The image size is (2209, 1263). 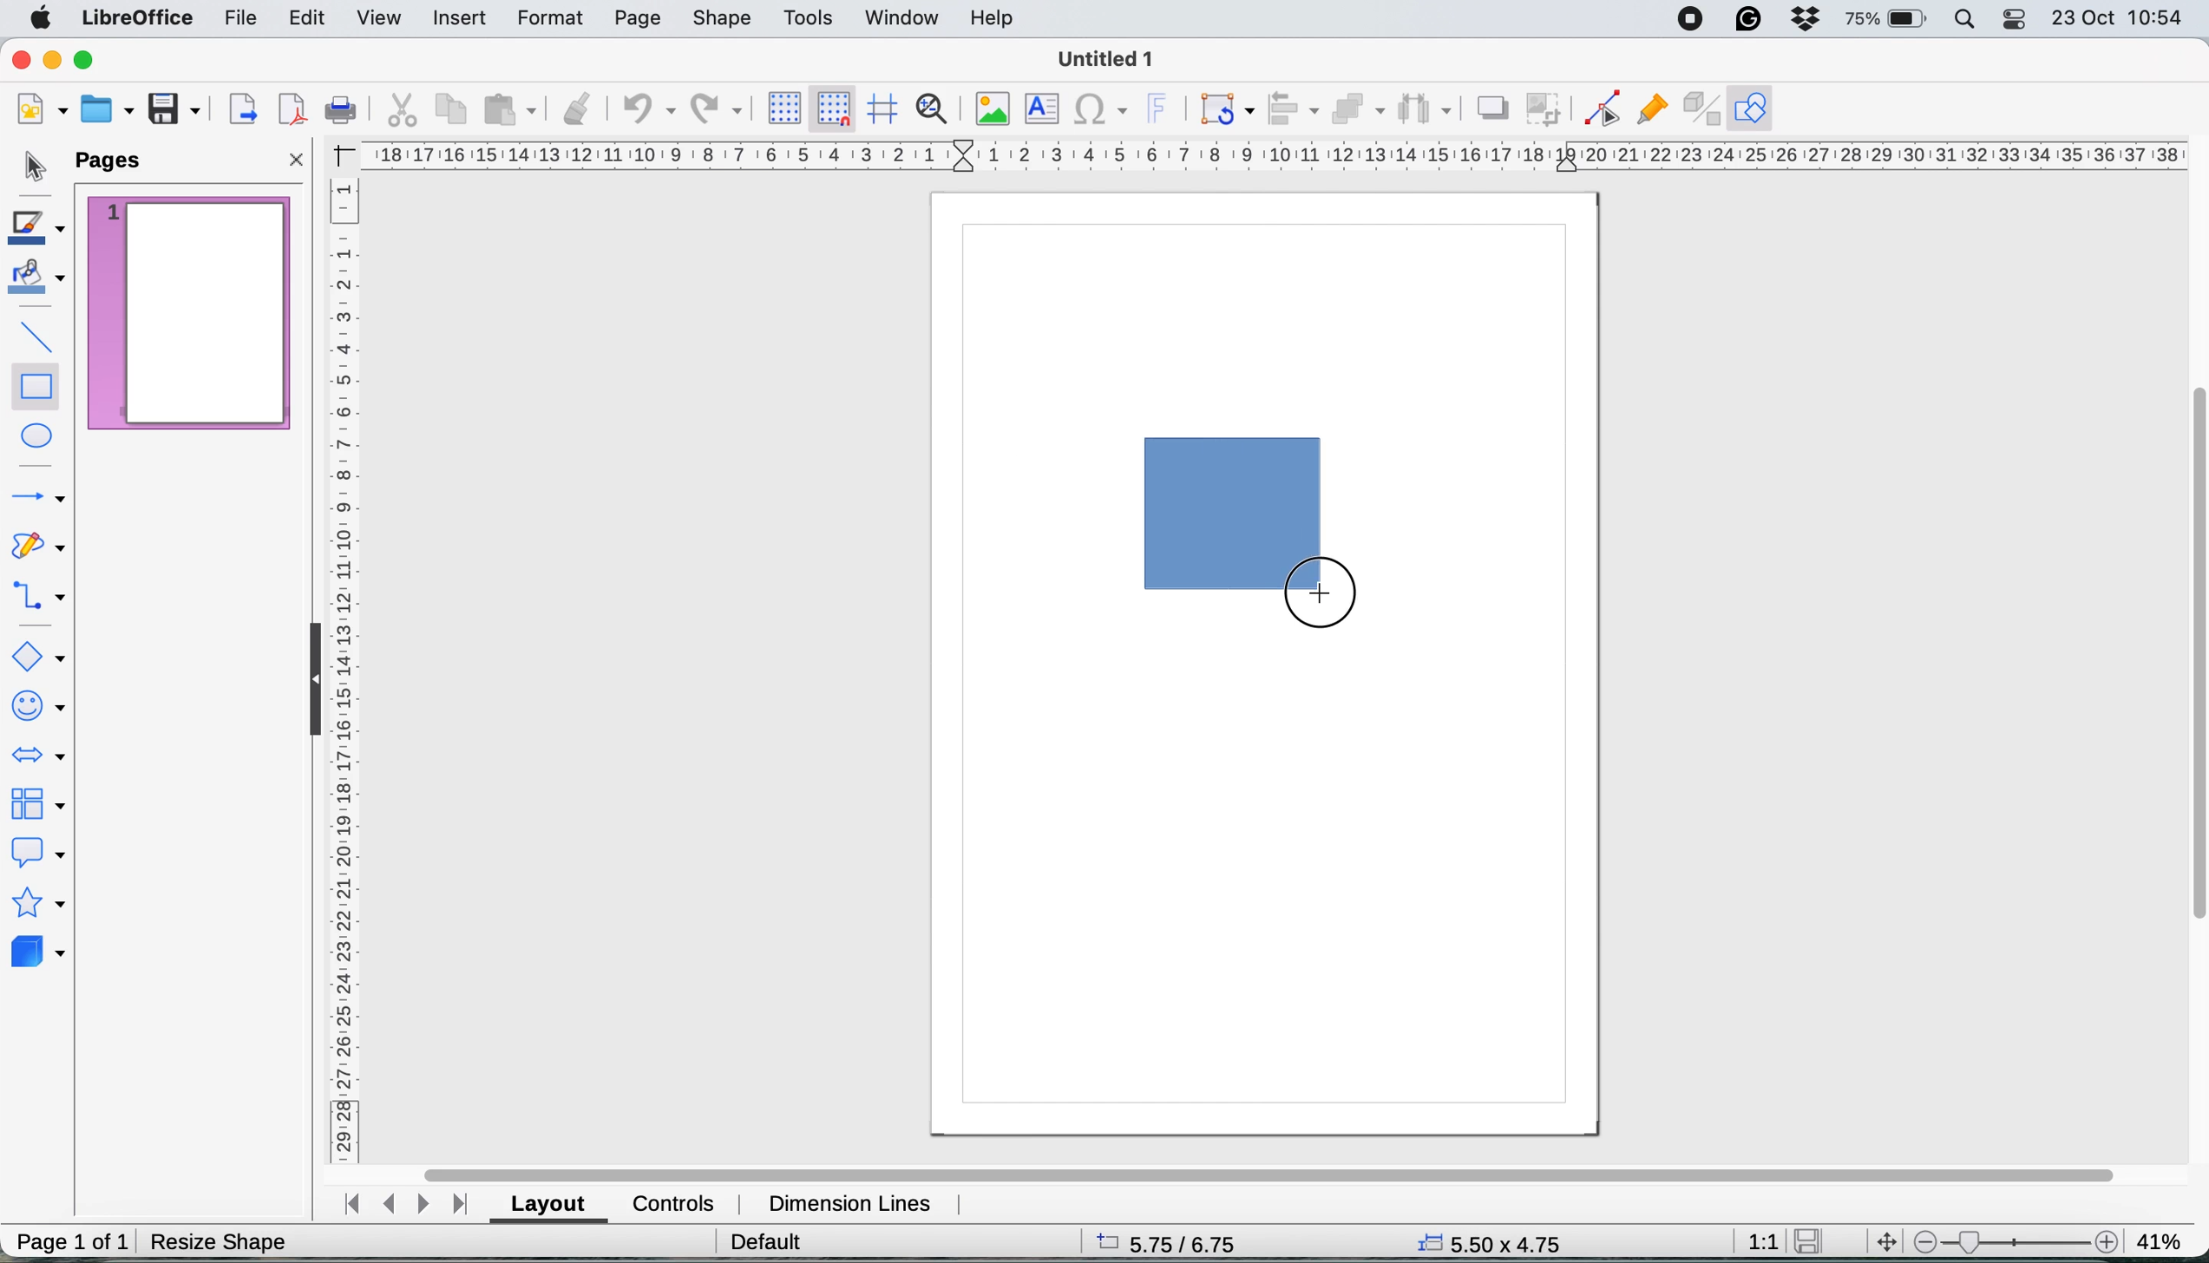 What do you see at coordinates (1164, 106) in the screenshot?
I see `insert fontwork text` at bounding box center [1164, 106].